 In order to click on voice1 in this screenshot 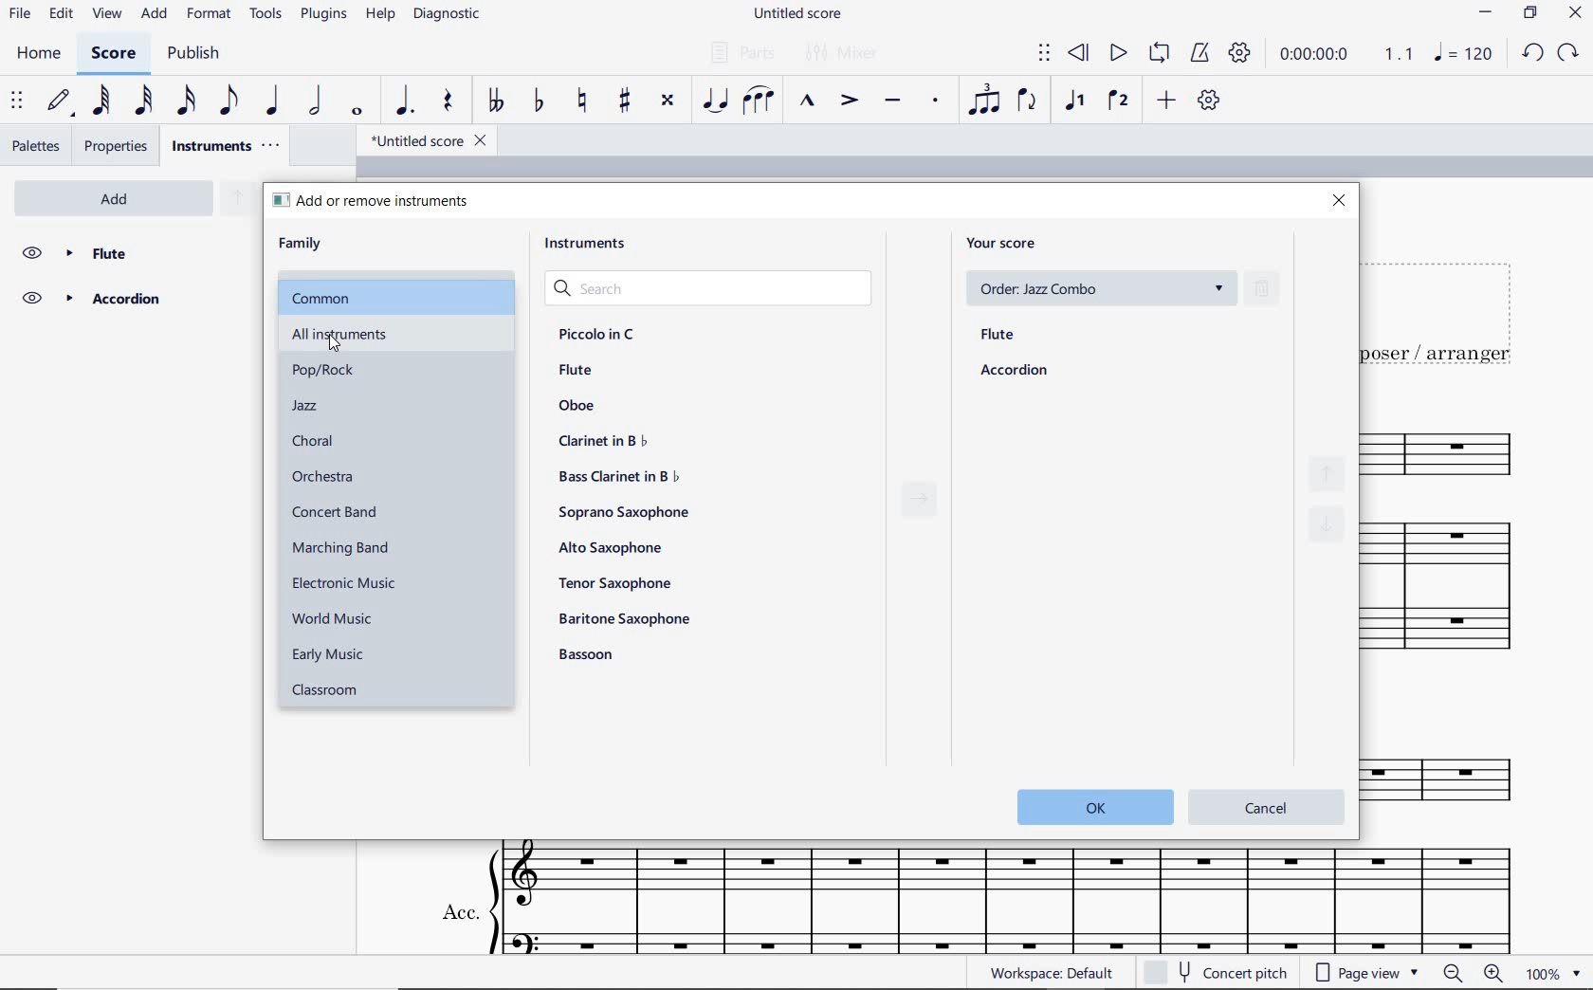, I will do `click(1074, 101)`.